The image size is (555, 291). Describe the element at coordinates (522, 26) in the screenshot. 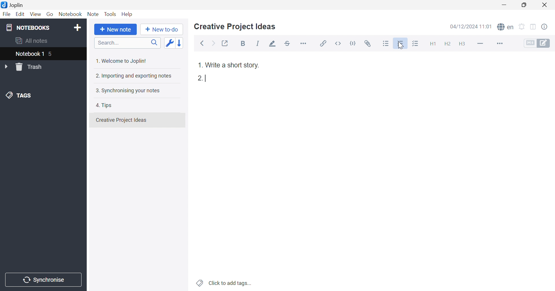

I see `Set alarm` at that location.